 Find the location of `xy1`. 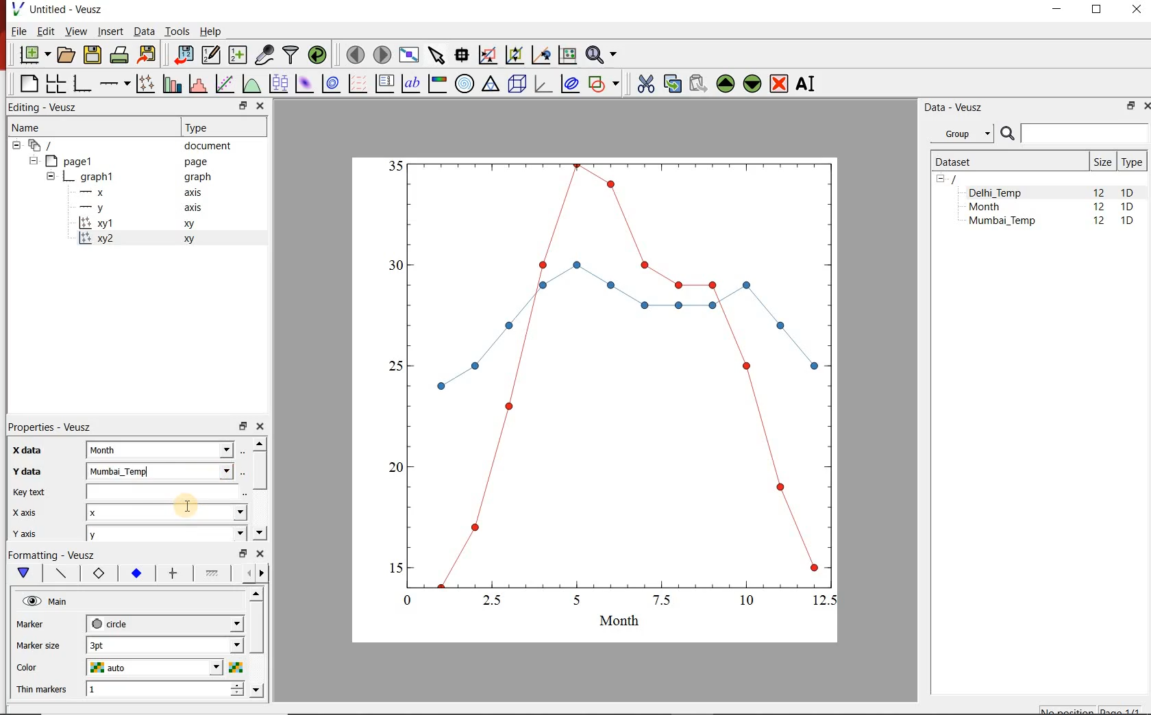

xy1 is located at coordinates (143, 224).